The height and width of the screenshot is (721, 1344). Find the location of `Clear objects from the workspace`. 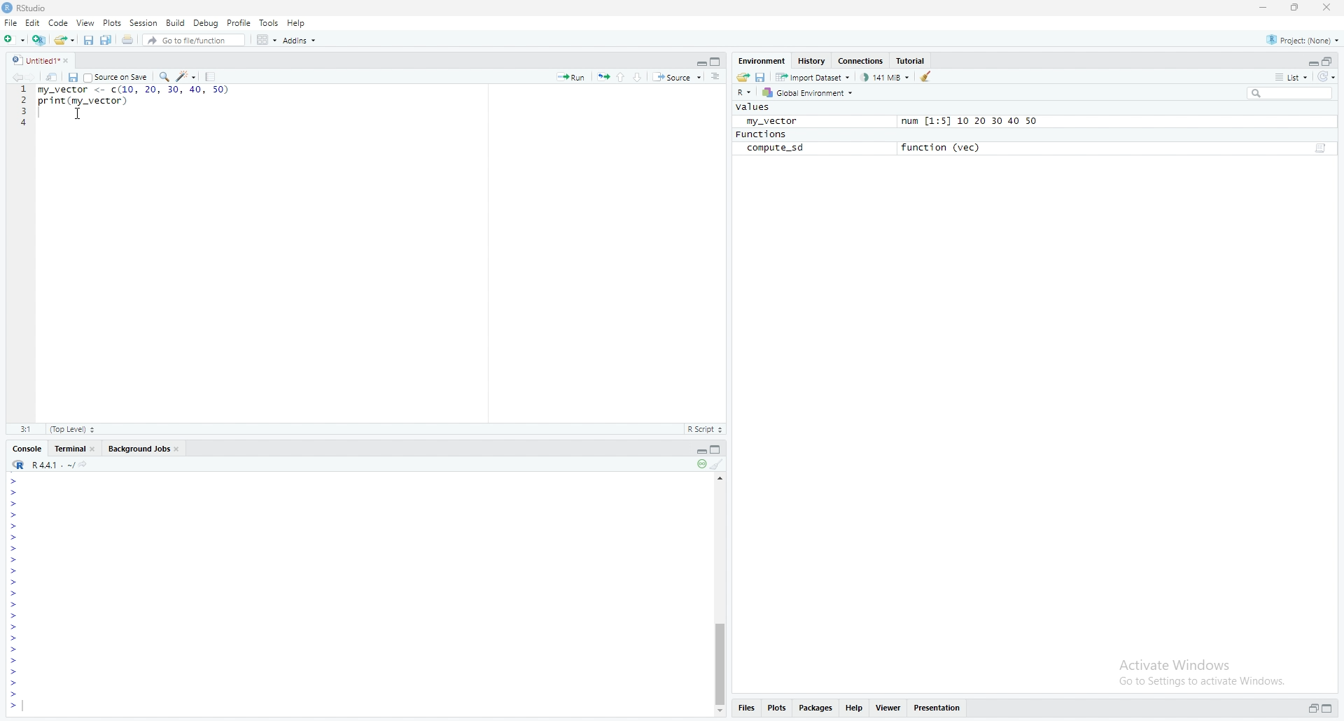

Clear objects from the workspace is located at coordinates (929, 76).